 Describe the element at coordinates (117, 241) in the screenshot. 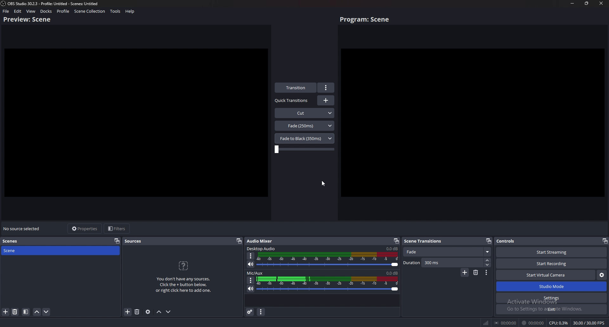

I see `pop out` at that location.